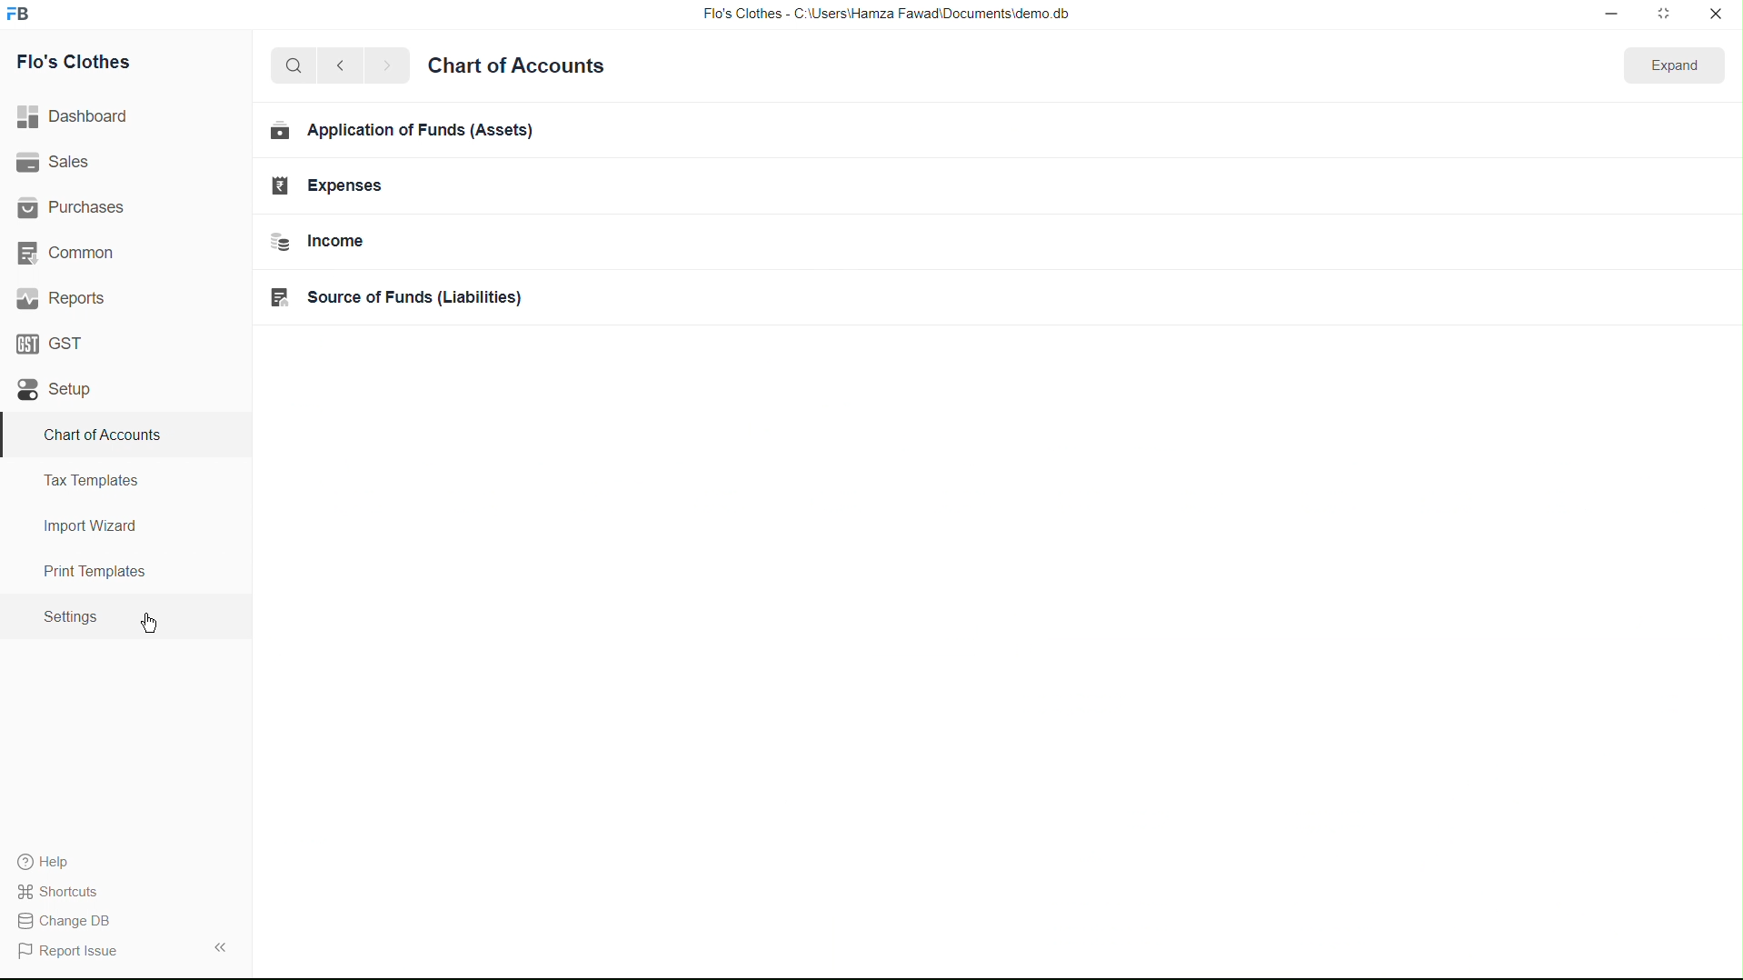 The height and width of the screenshot is (980, 1743). Describe the element at coordinates (1665, 15) in the screenshot. I see `Full screen` at that location.